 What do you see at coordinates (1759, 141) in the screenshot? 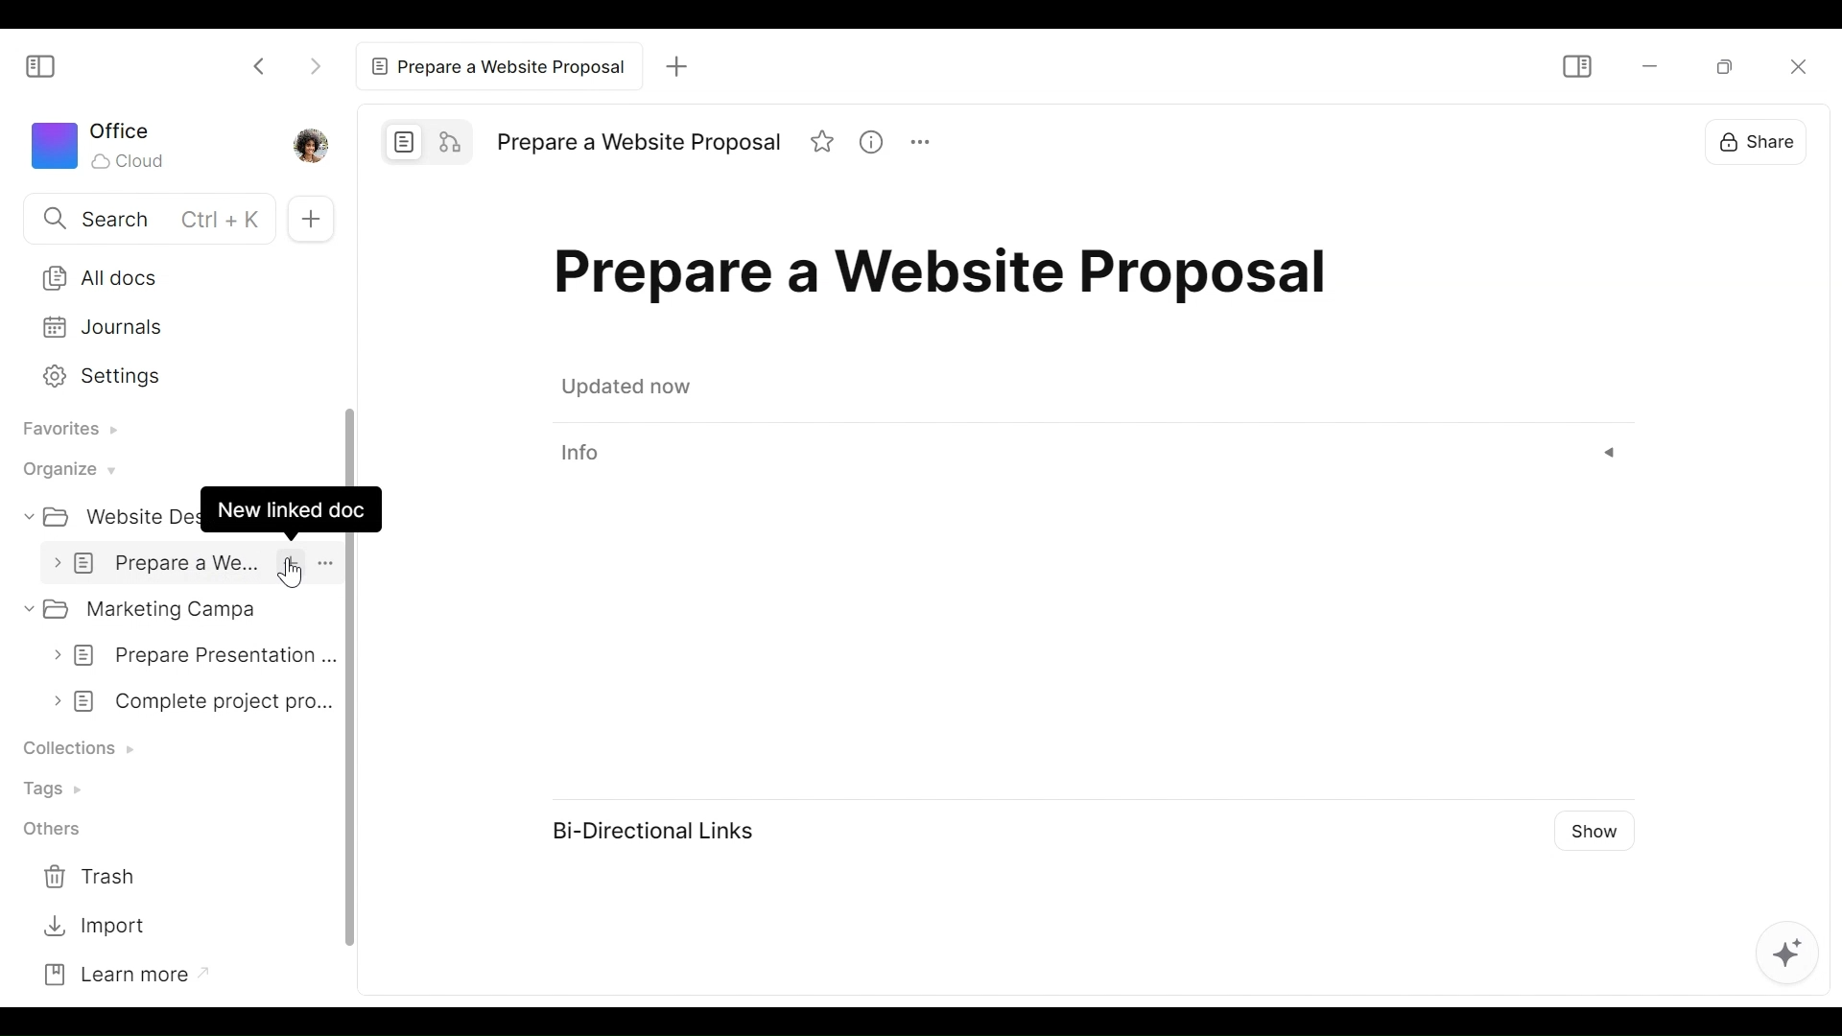
I see `Share` at bounding box center [1759, 141].